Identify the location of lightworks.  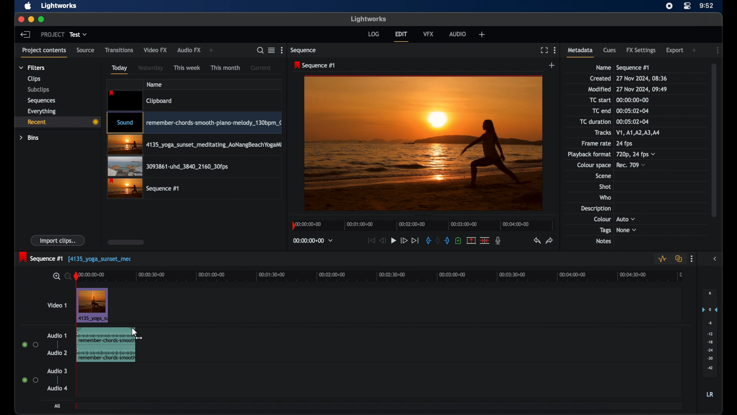
(58, 6).